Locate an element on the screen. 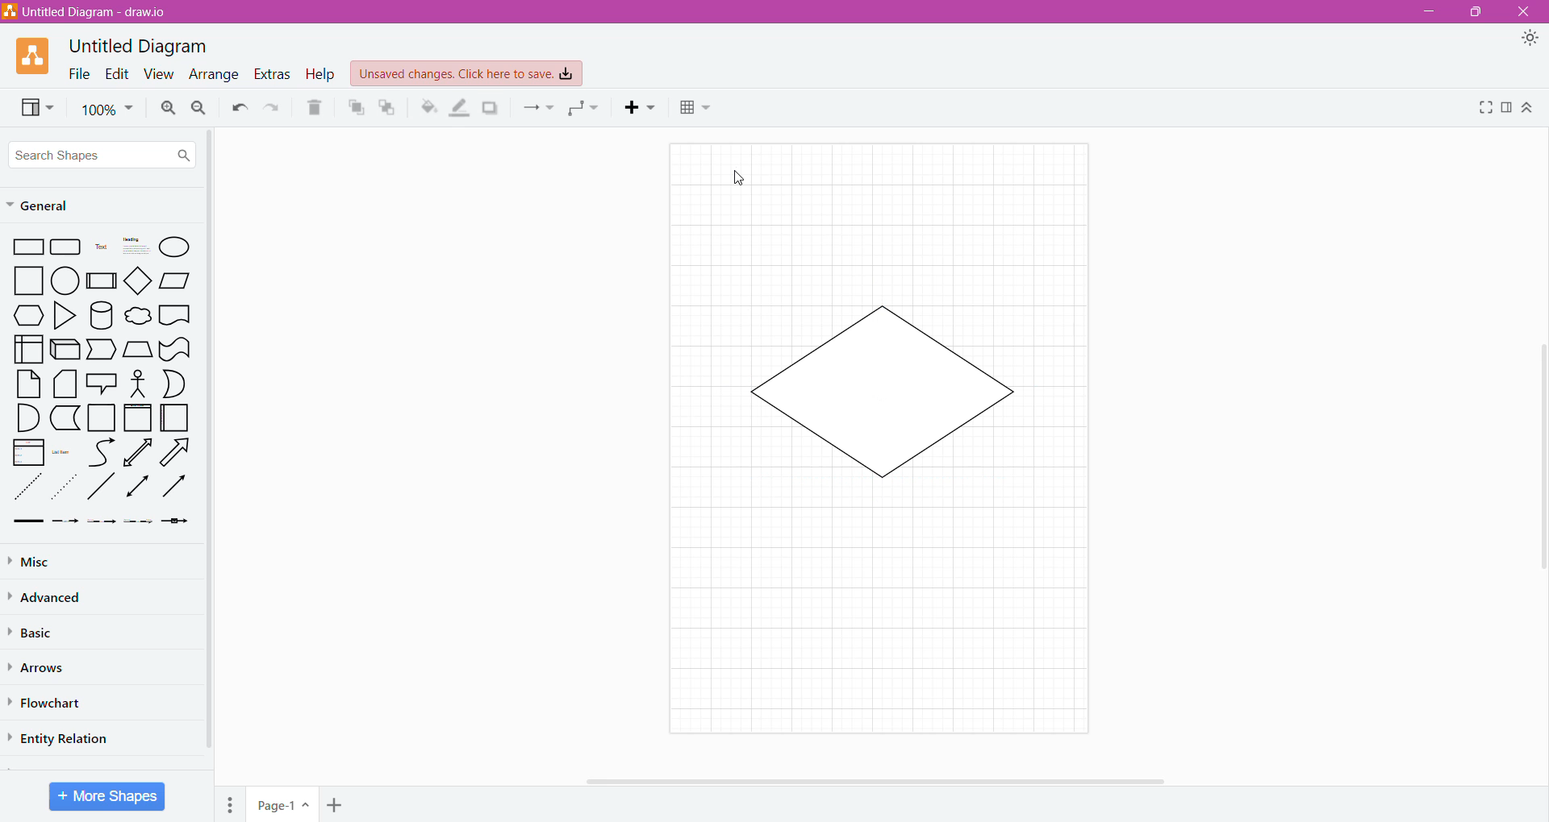 The height and width of the screenshot is (822, 1549). Curves is located at coordinates (102, 452).